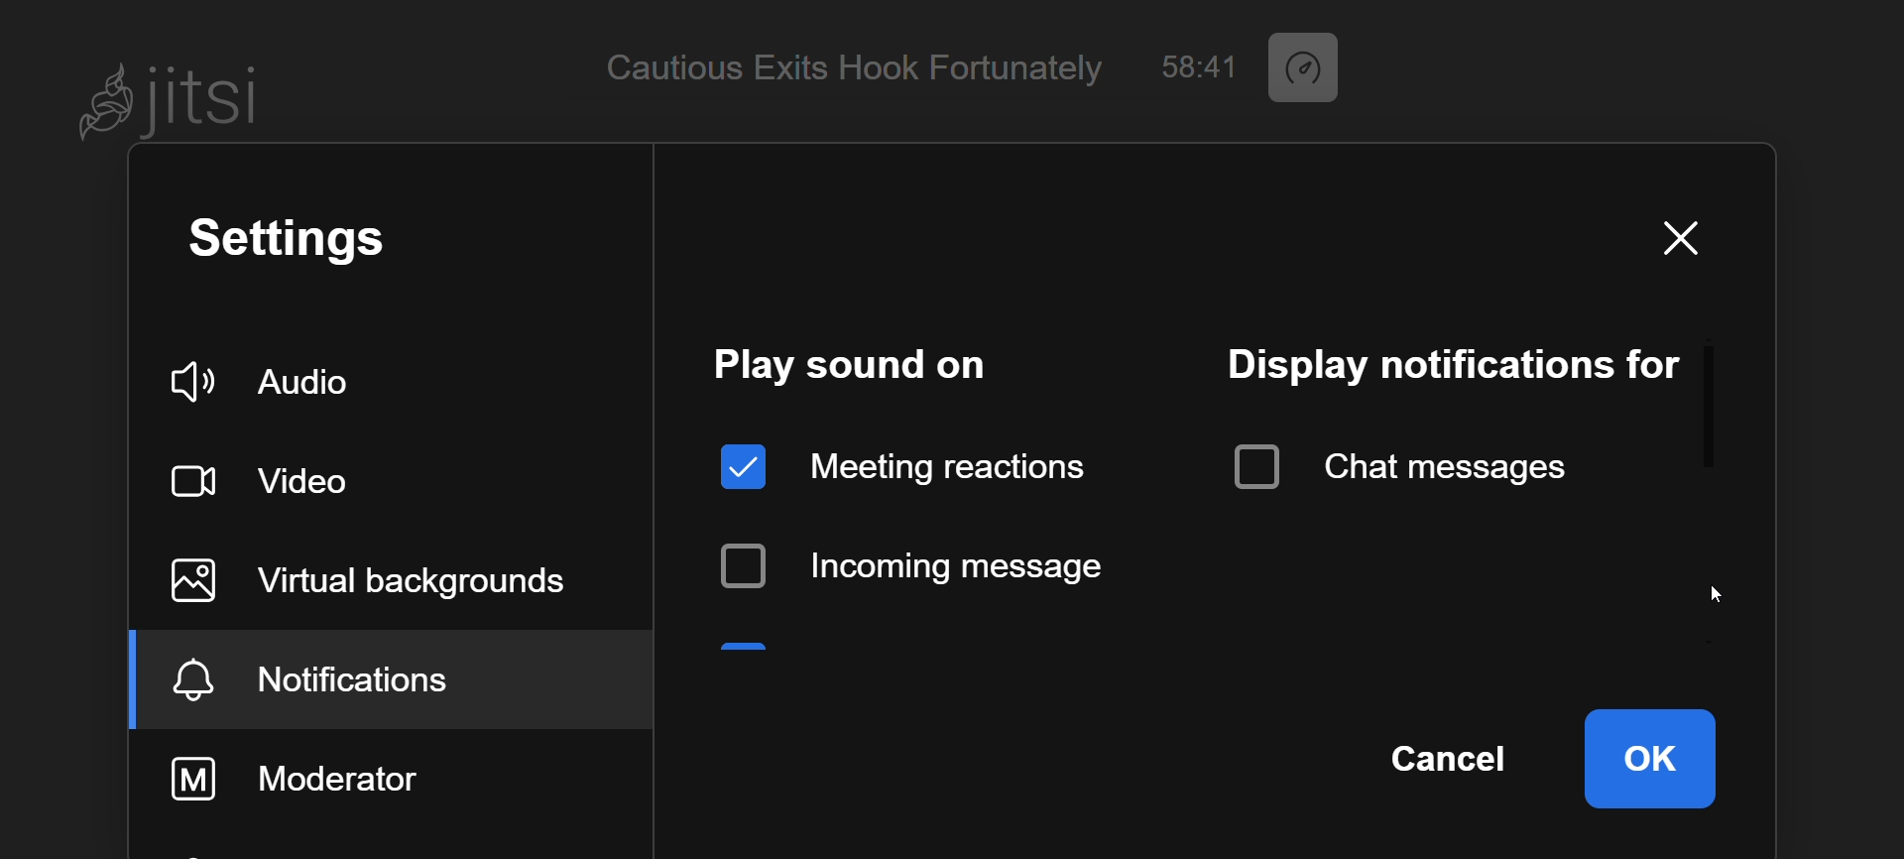  What do you see at coordinates (1707, 406) in the screenshot?
I see `scroll bar` at bounding box center [1707, 406].